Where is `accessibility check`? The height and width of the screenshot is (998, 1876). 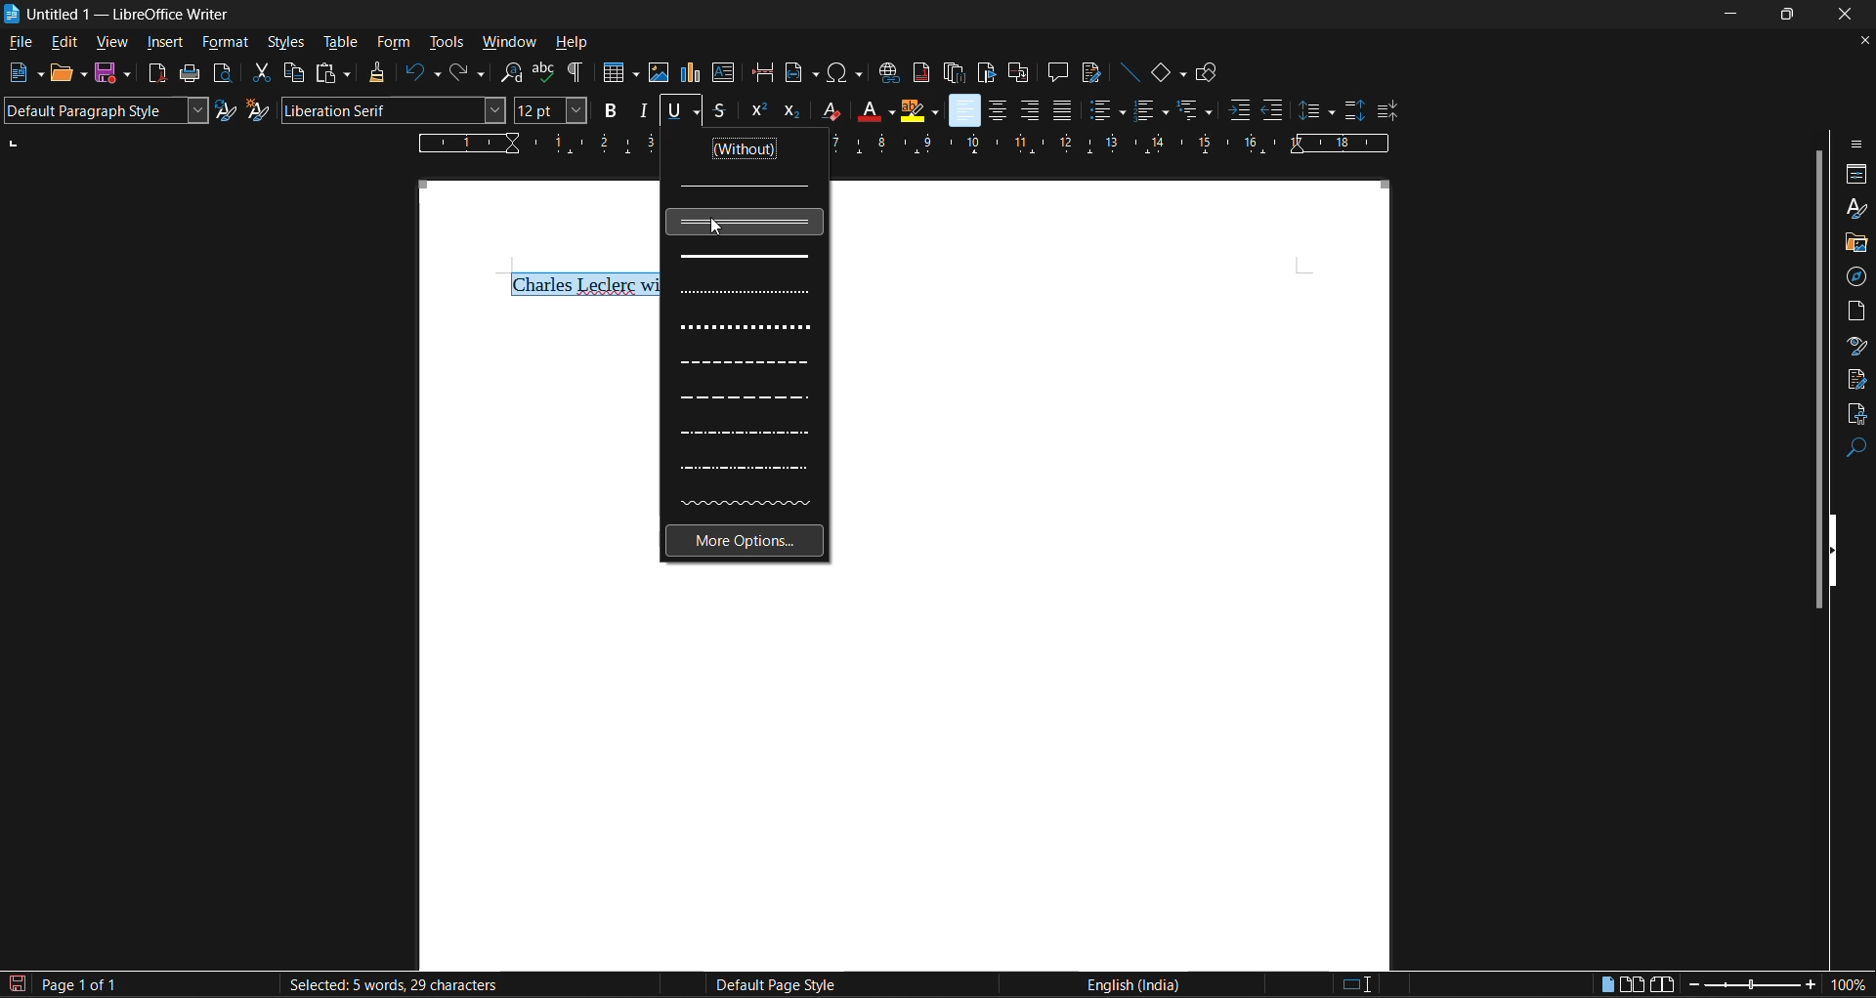 accessibility check is located at coordinates (1855, 415).